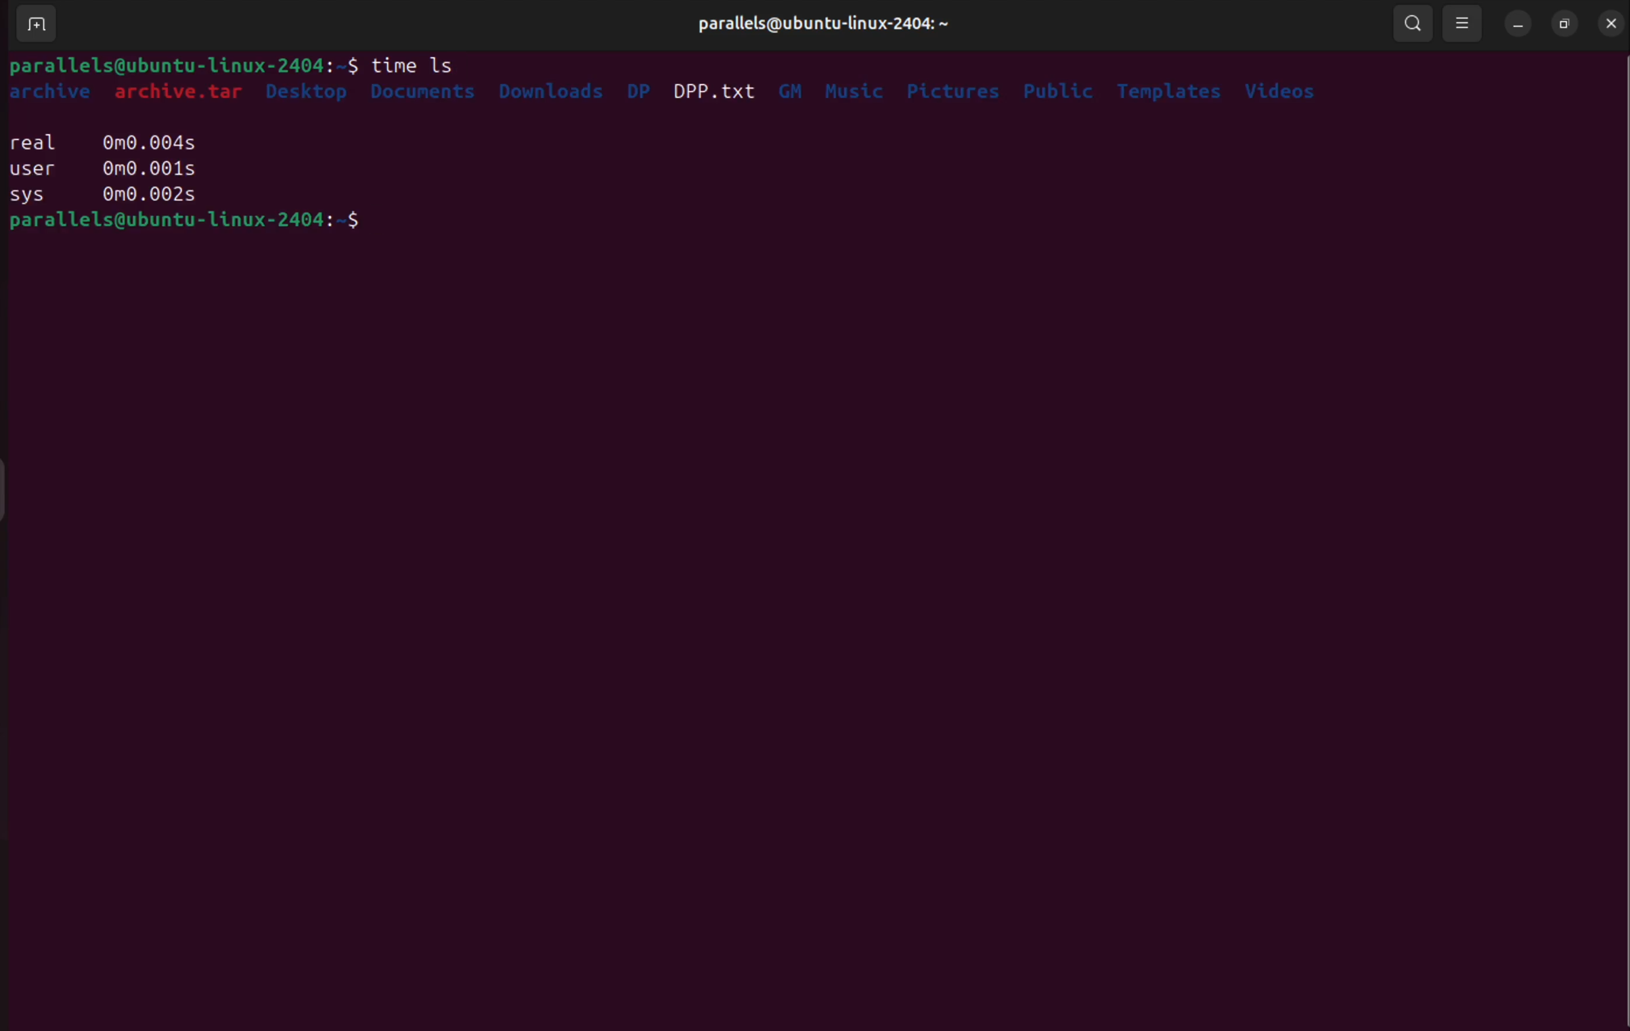 This screenshot has width=1630, height=1031. I want to click on minimize, so click(1516, 25).